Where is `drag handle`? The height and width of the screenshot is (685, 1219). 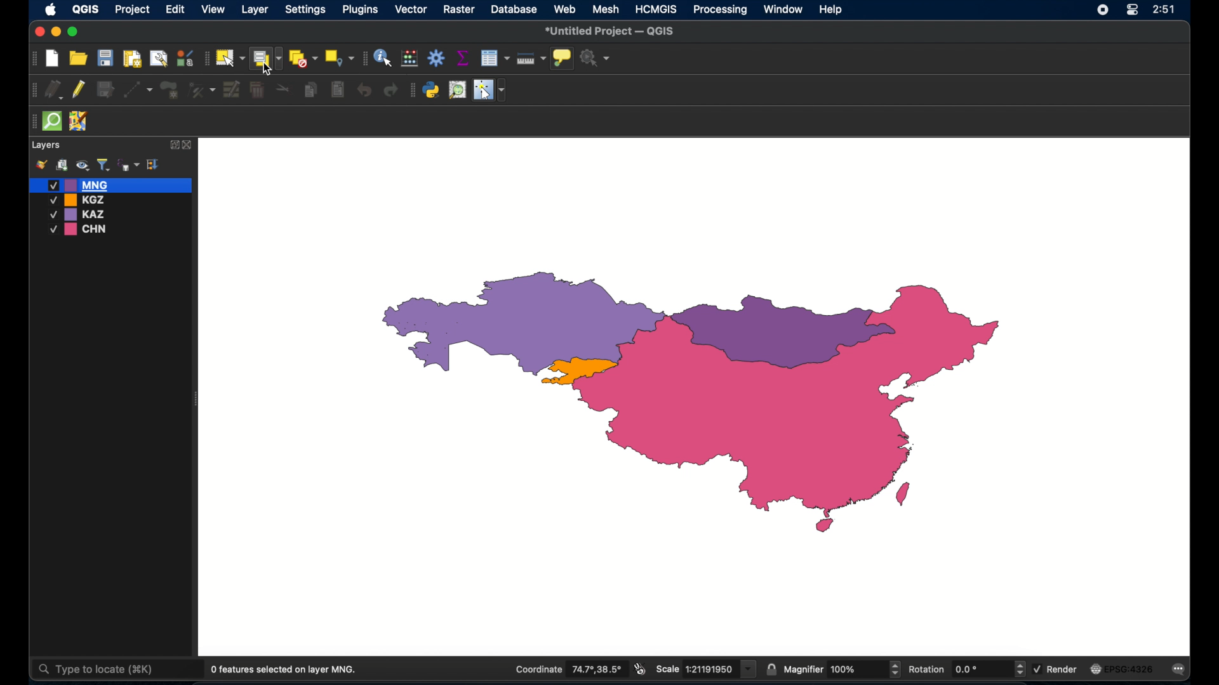
drag handle is located at coordinates (32, 89).